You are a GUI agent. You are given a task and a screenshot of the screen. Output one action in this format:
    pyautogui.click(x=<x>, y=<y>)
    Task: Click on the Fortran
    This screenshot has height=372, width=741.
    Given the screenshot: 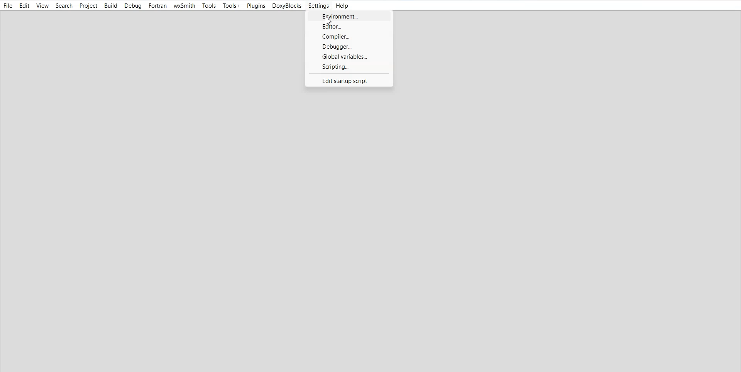 What is the action you would take?
    pyautogui.click(x=157, y=6)
    